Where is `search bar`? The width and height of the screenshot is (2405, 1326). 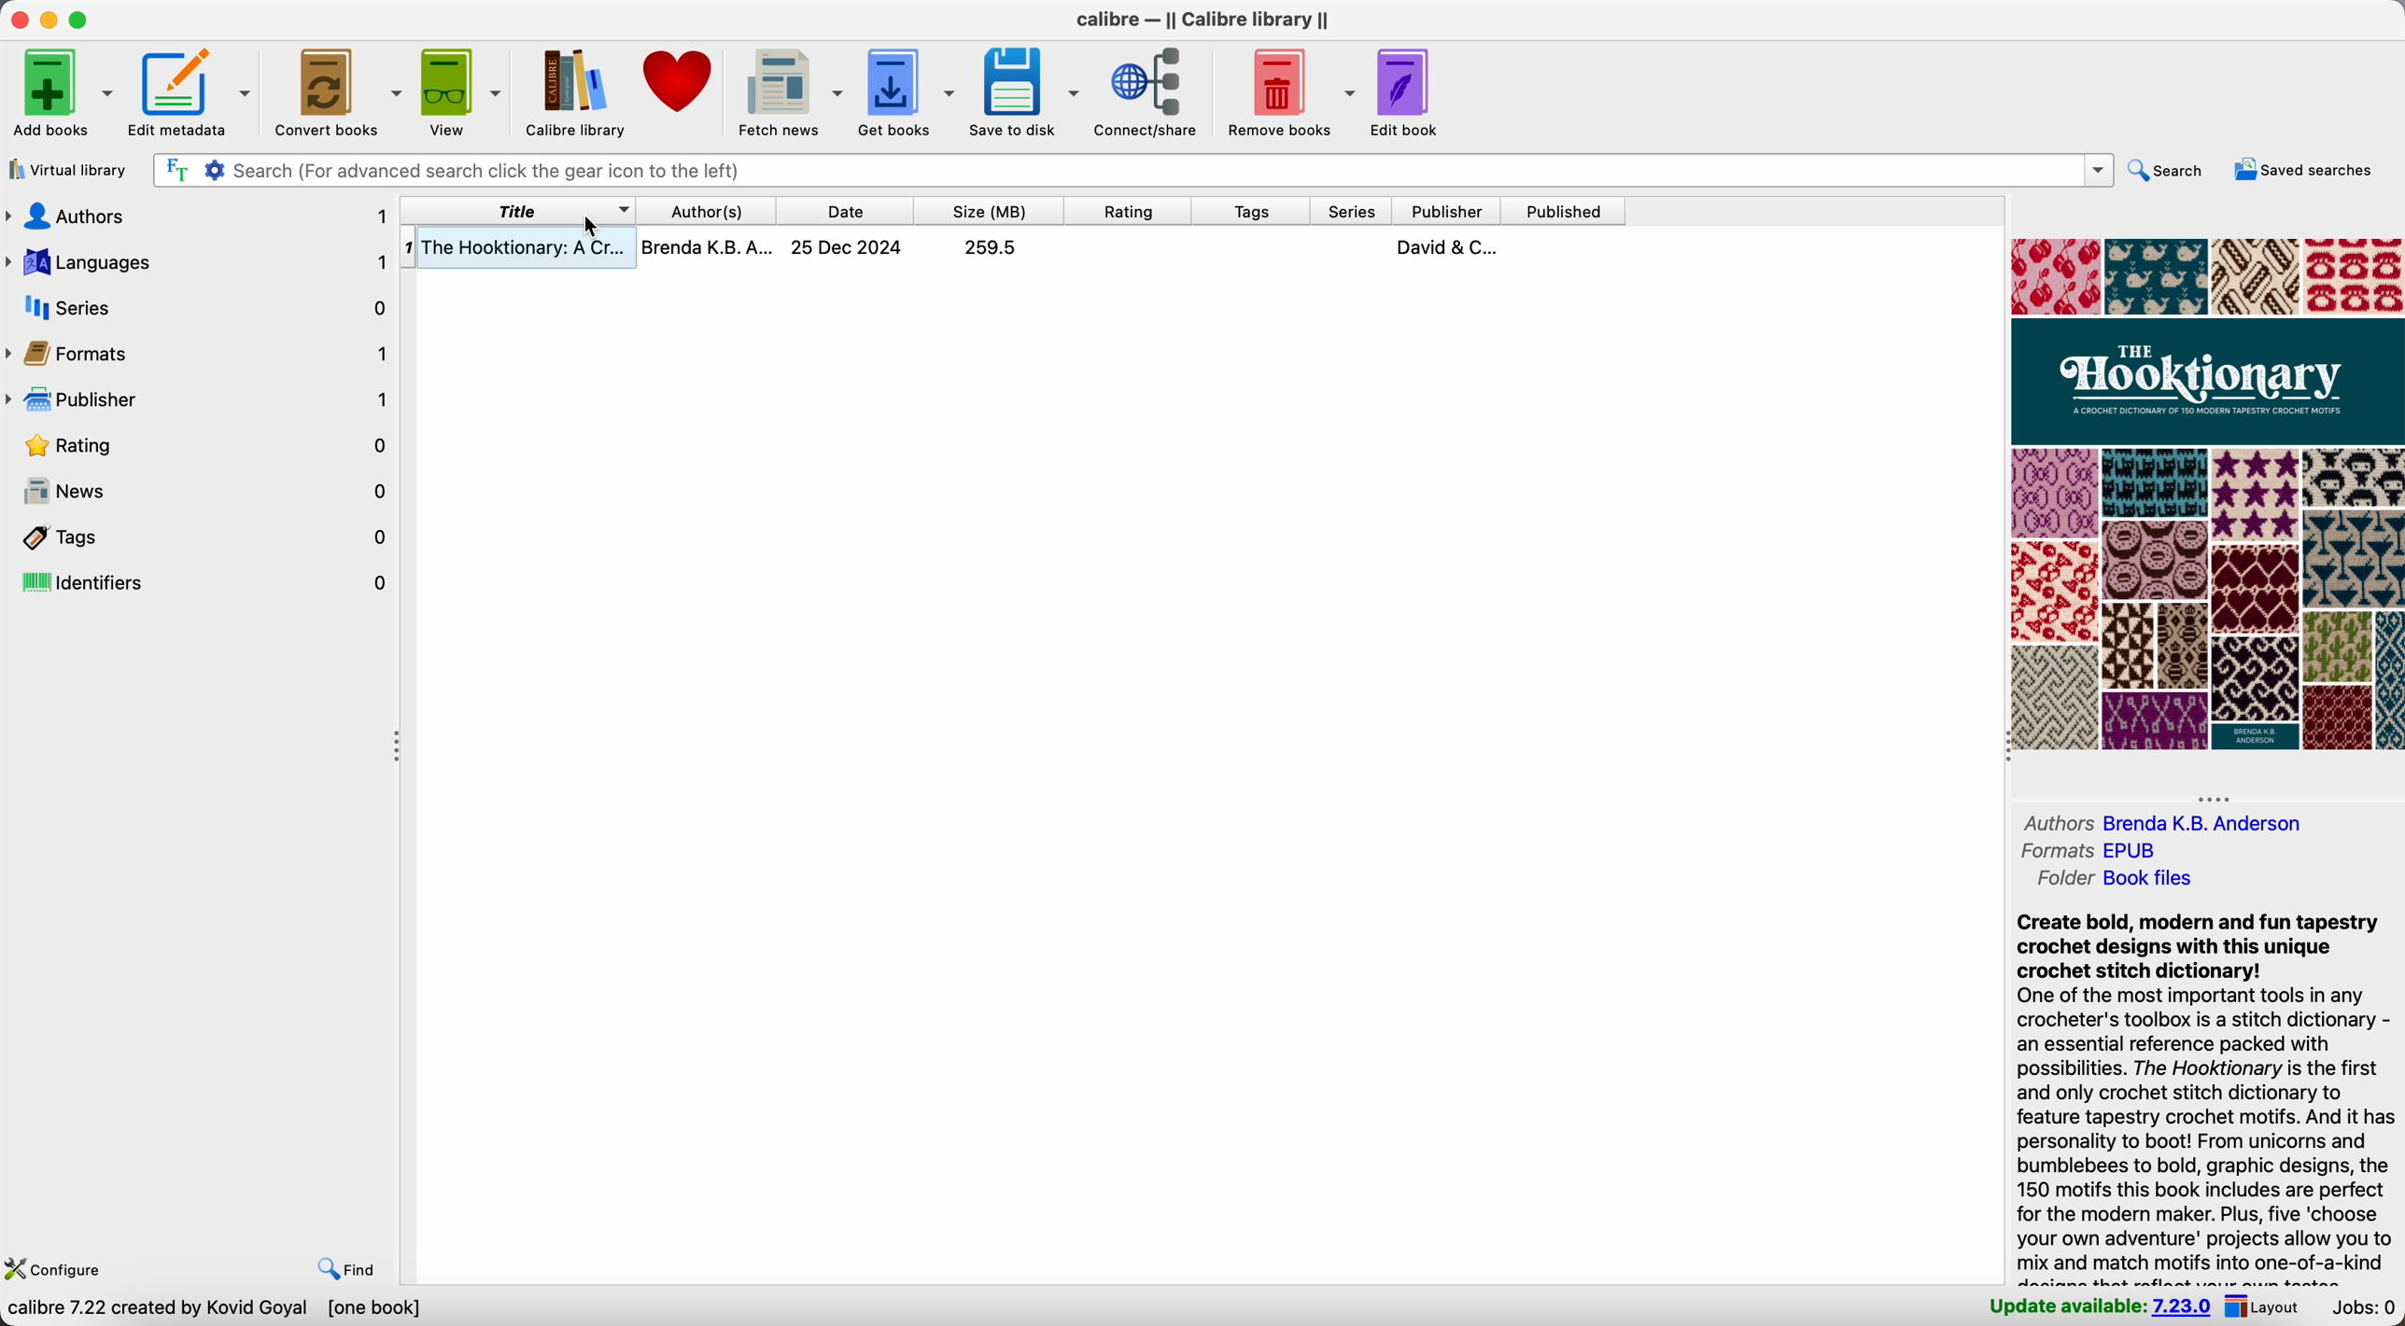 search bar is located at coordinates (1132, 169).